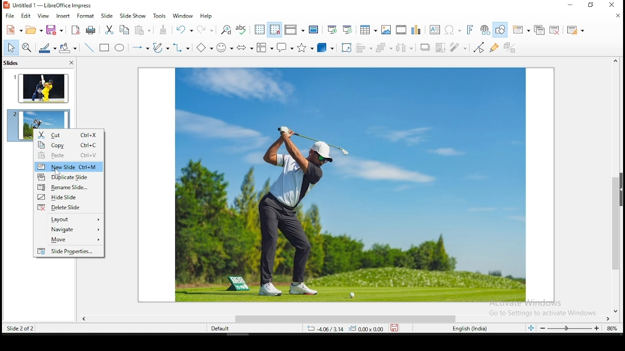 The width and height of the screenshot is (625, 351). I want to click on untitled 1 — LibreOffice Impress, so click(57, 5).